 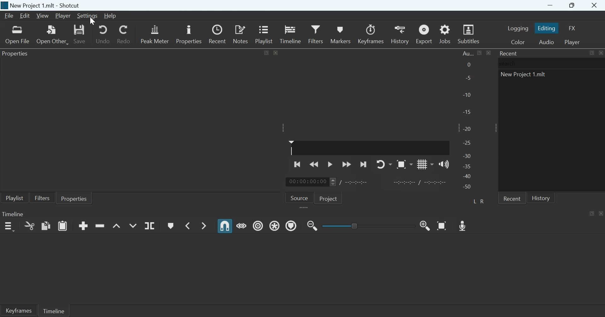 I want to click on Properties, so click(x=17, y=55).